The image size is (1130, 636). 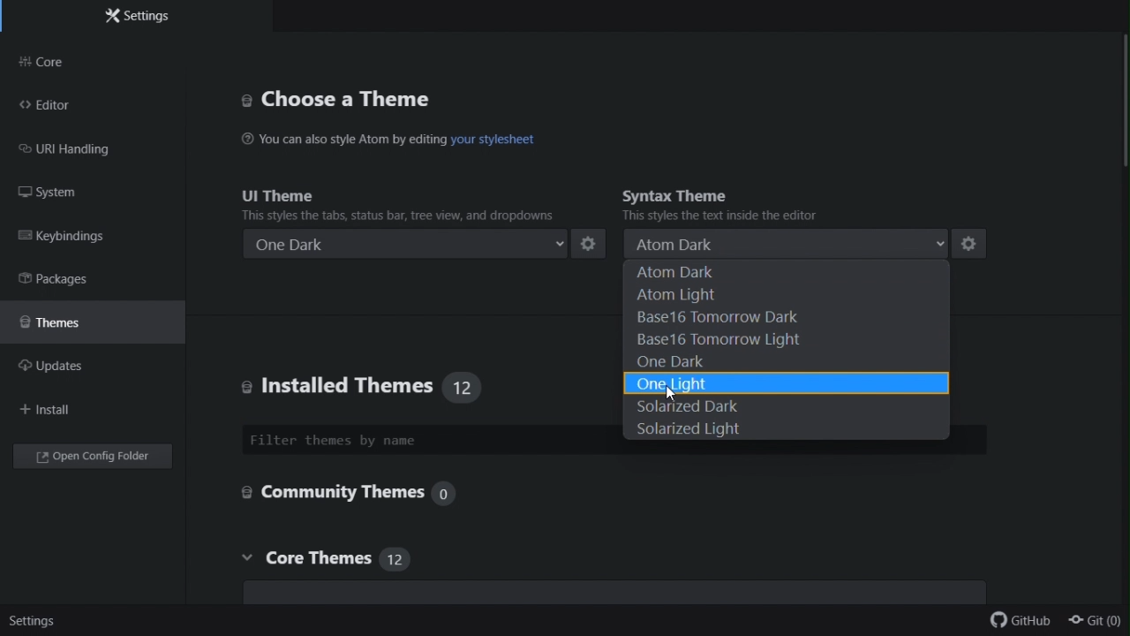 I want to click on Settings, so click(x=34, y=621).